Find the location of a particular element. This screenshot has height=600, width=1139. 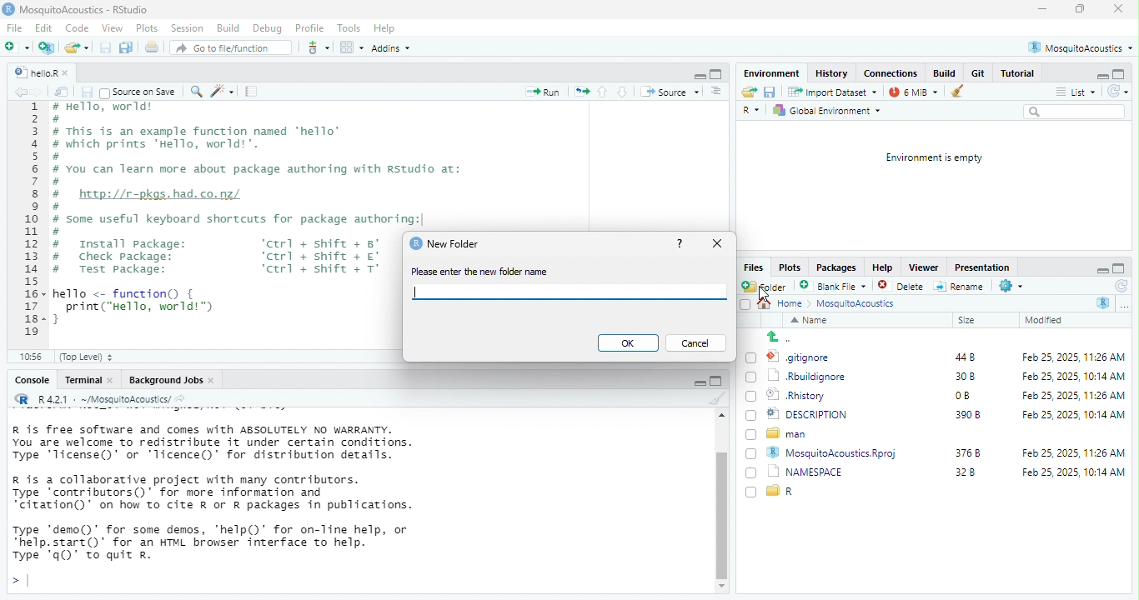

Please enter the new folder name is located at coordinates (487, 272).